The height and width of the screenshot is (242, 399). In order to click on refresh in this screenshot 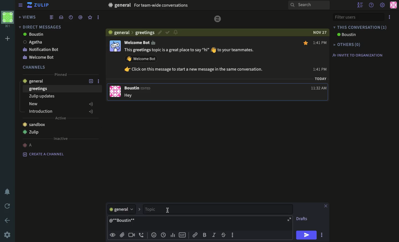, I will do `click(8, 206)`.